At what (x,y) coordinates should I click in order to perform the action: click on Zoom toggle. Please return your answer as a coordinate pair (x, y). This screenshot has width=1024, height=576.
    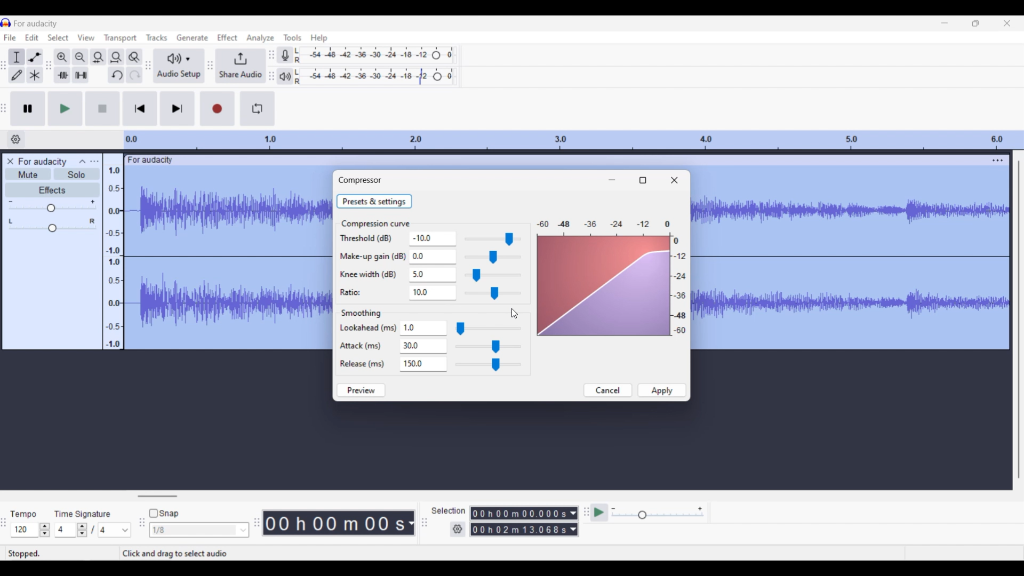
    Looking at the image, I should click on (134, 57).